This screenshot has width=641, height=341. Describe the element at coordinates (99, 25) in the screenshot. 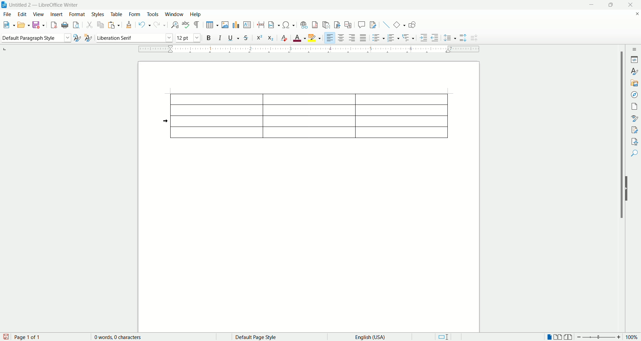

I see `copy` at that location.